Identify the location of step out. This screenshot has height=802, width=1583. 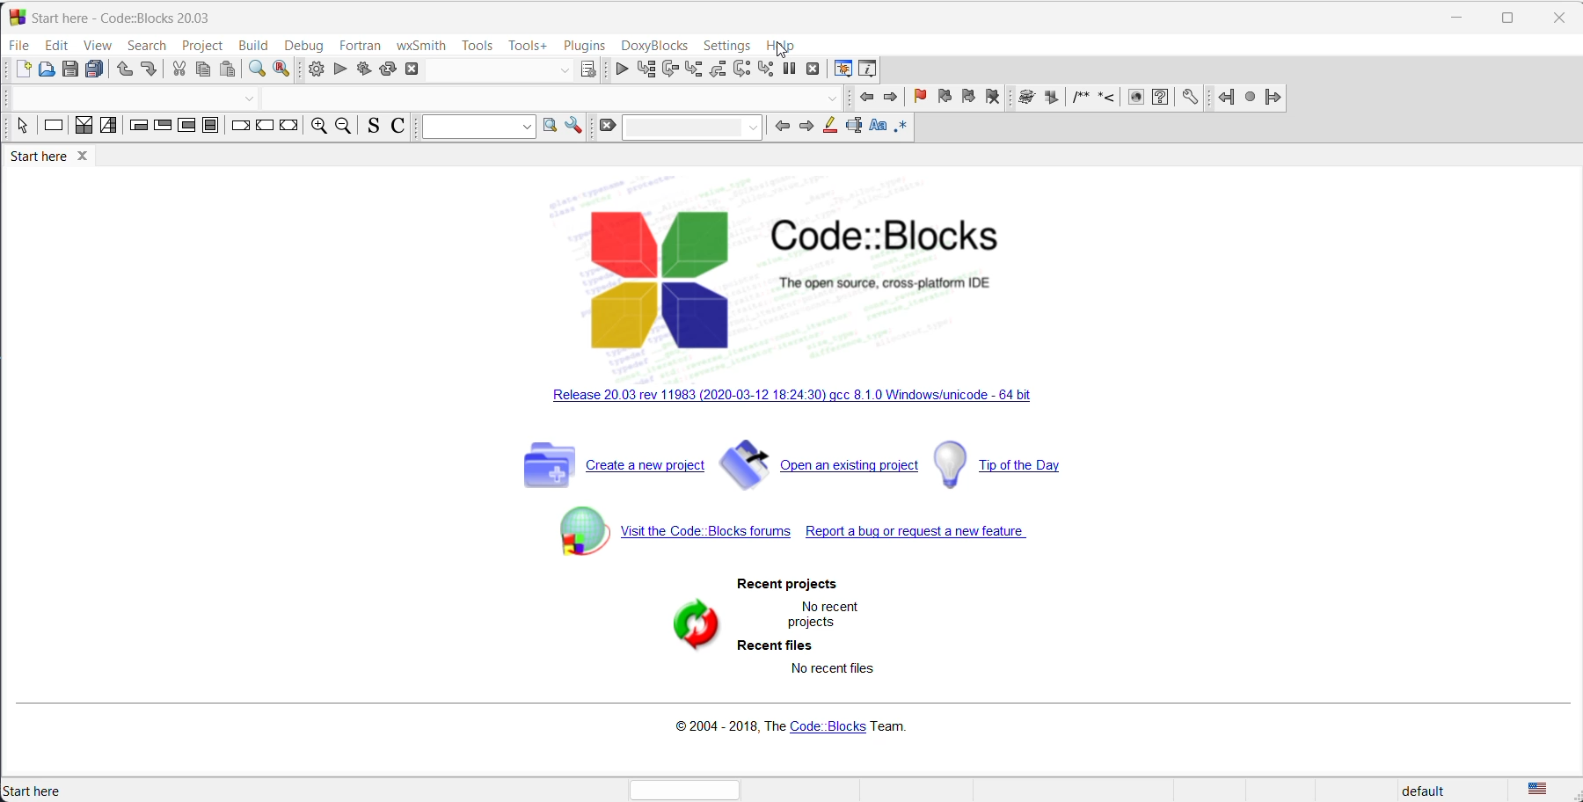
(719, 71).